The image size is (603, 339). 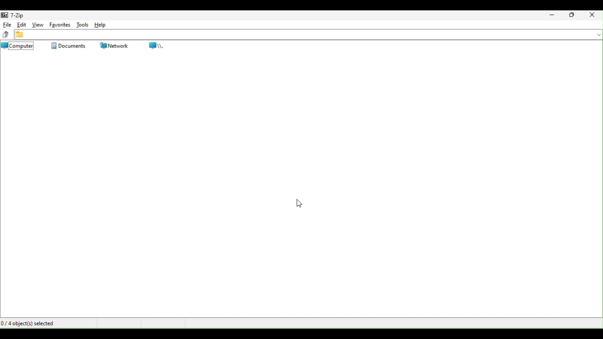 I want to click on up, so click(x=6, y=36).